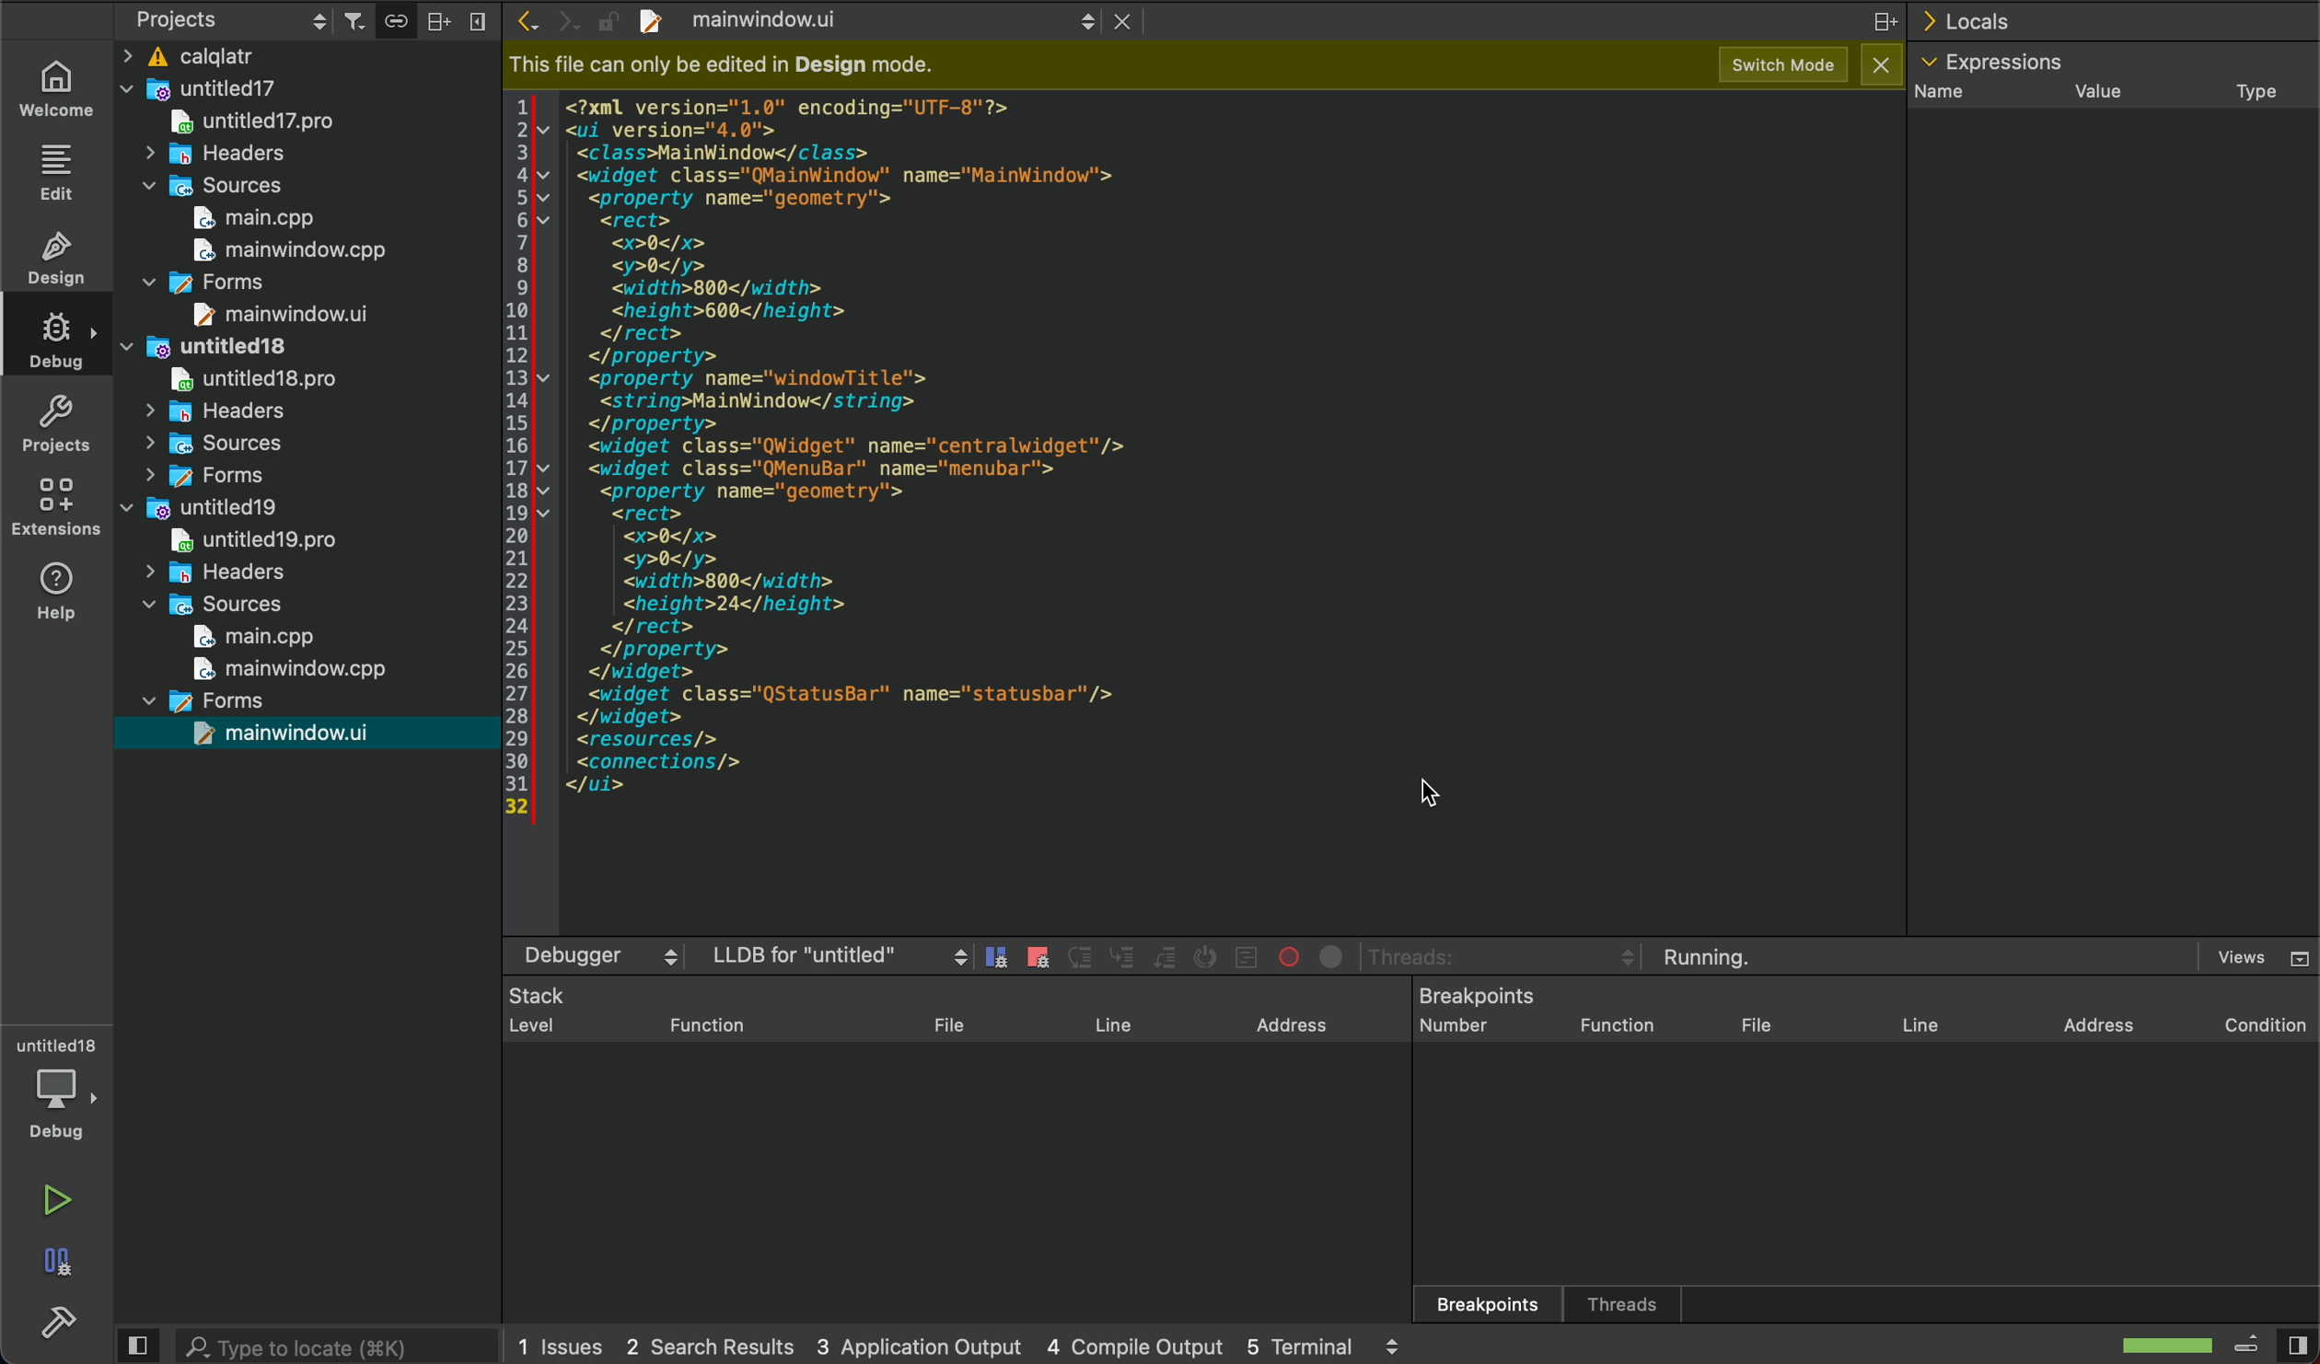 The image size is (2320, 1364). I want to click on main ccp, so click(267, 214).